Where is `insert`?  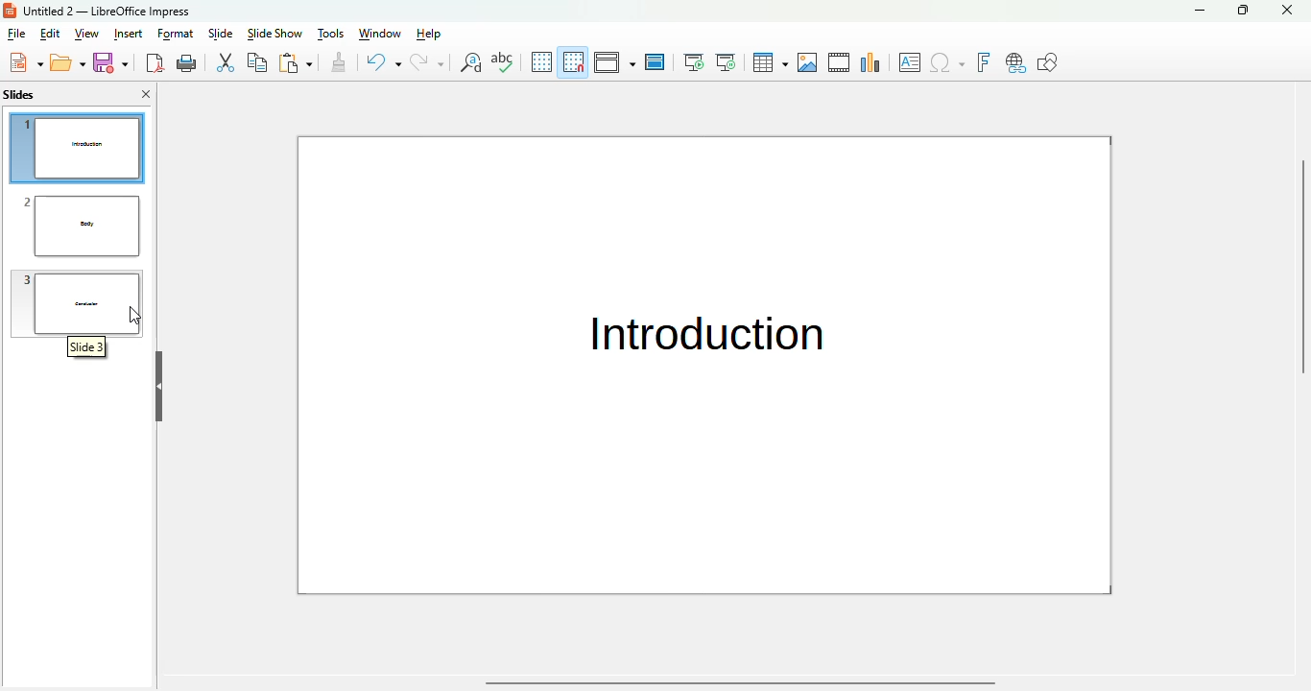
insert is located at coordinates (129, 34).